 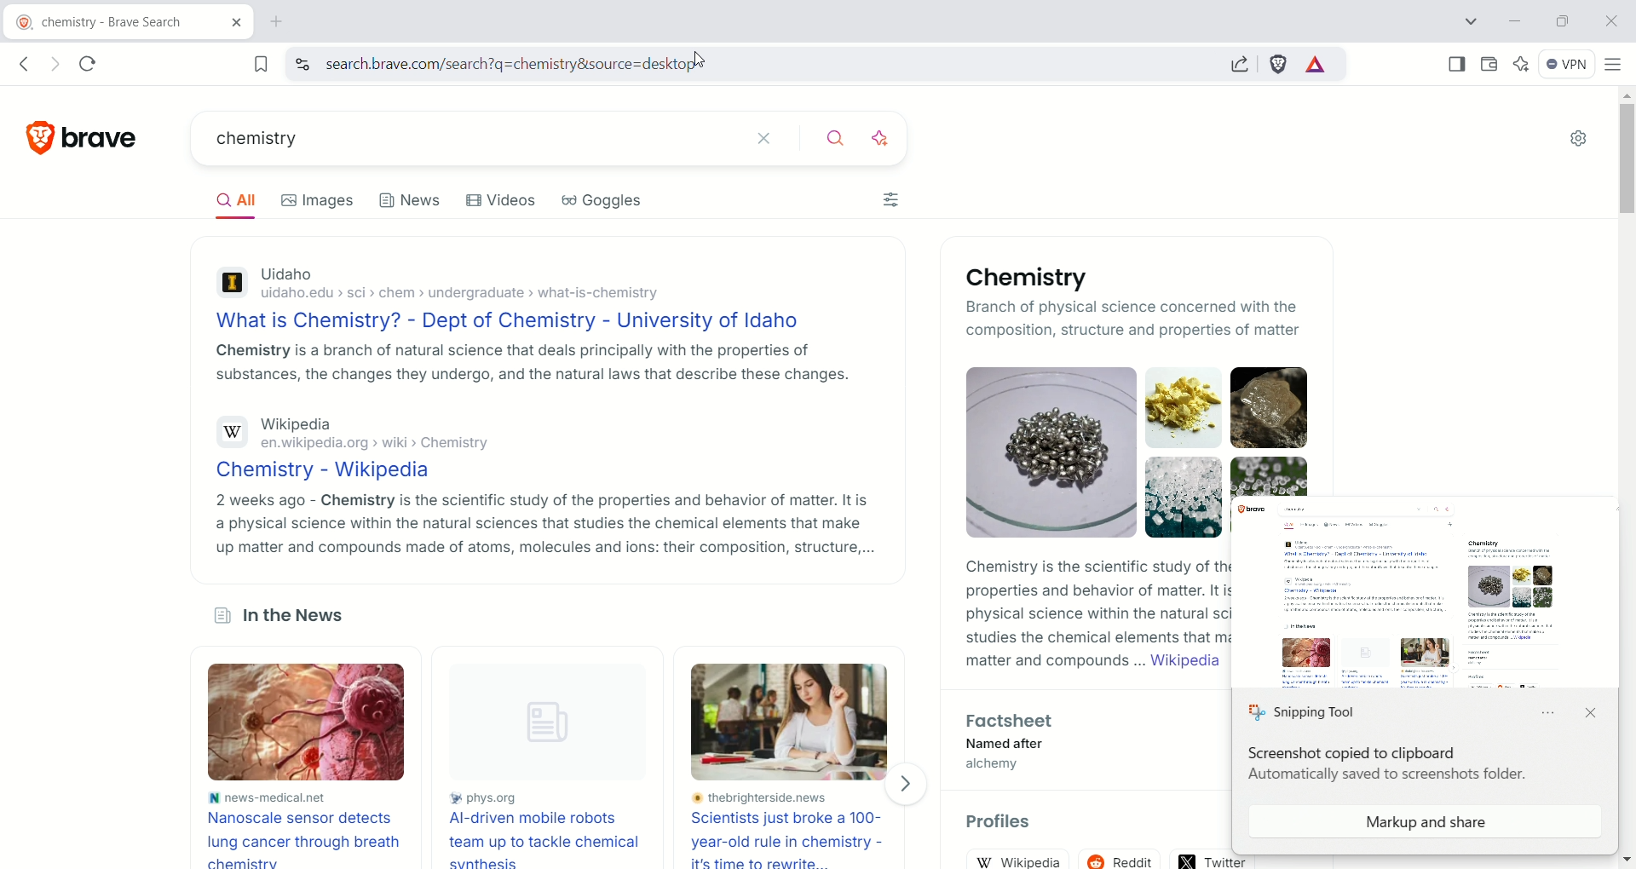 What do you see at coordinates (765, 136) in the screenshot?
I see `clear` at bounding box center [765, 136].